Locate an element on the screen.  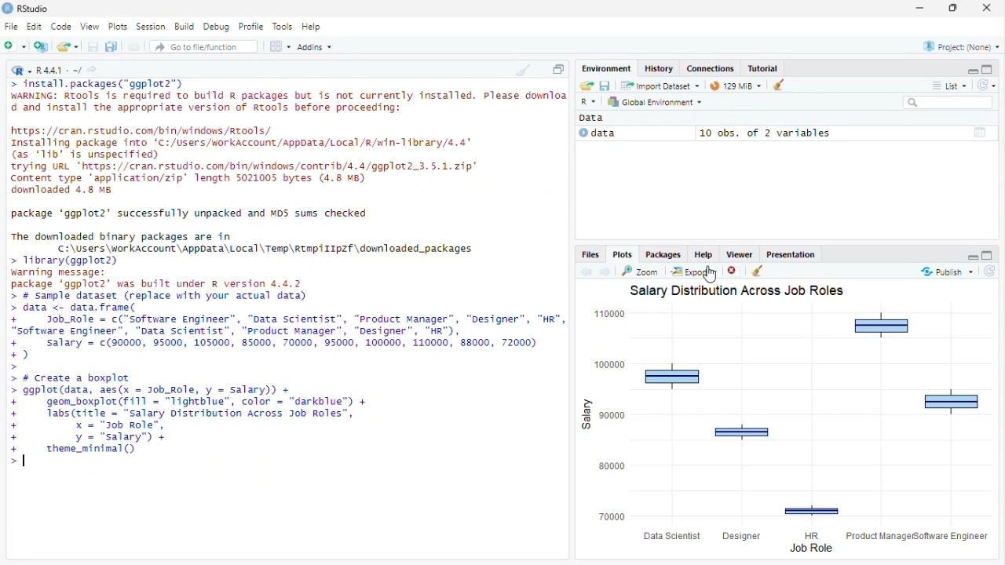
Build is located at coordinates (184, 27).